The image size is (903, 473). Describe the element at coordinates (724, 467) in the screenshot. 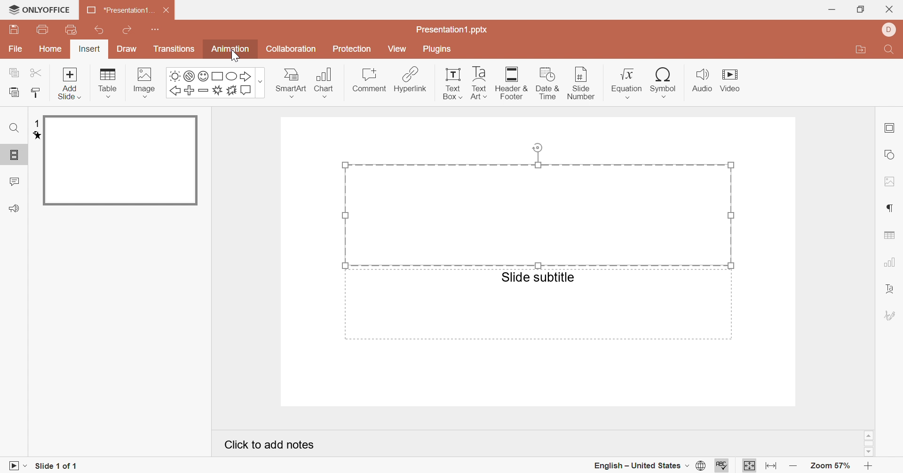

I see `spell checking` at that location.